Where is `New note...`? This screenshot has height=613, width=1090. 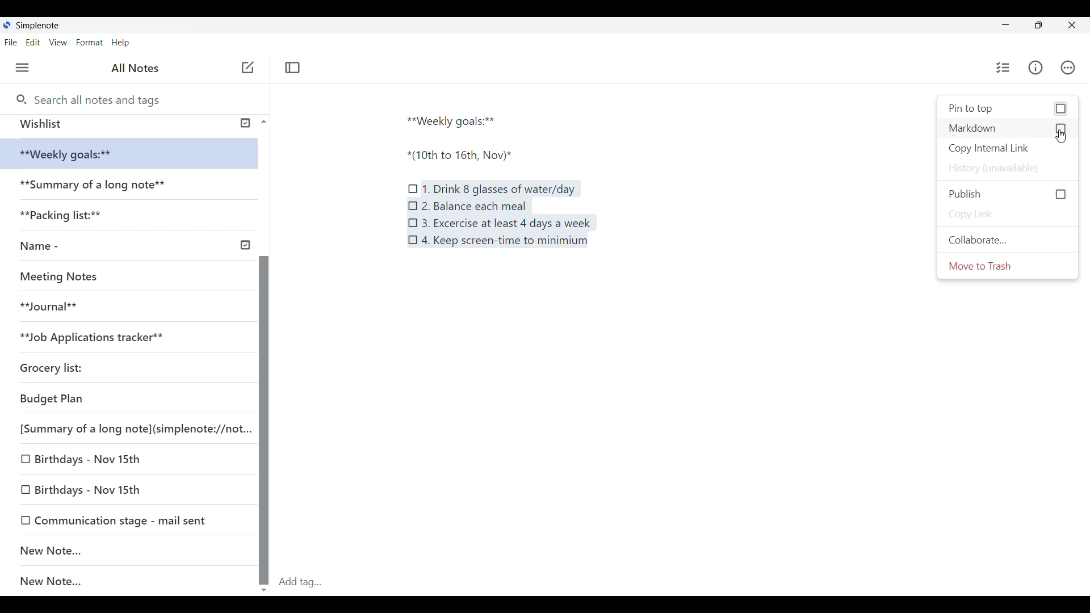 New note... is located at coordinates (135, 582).